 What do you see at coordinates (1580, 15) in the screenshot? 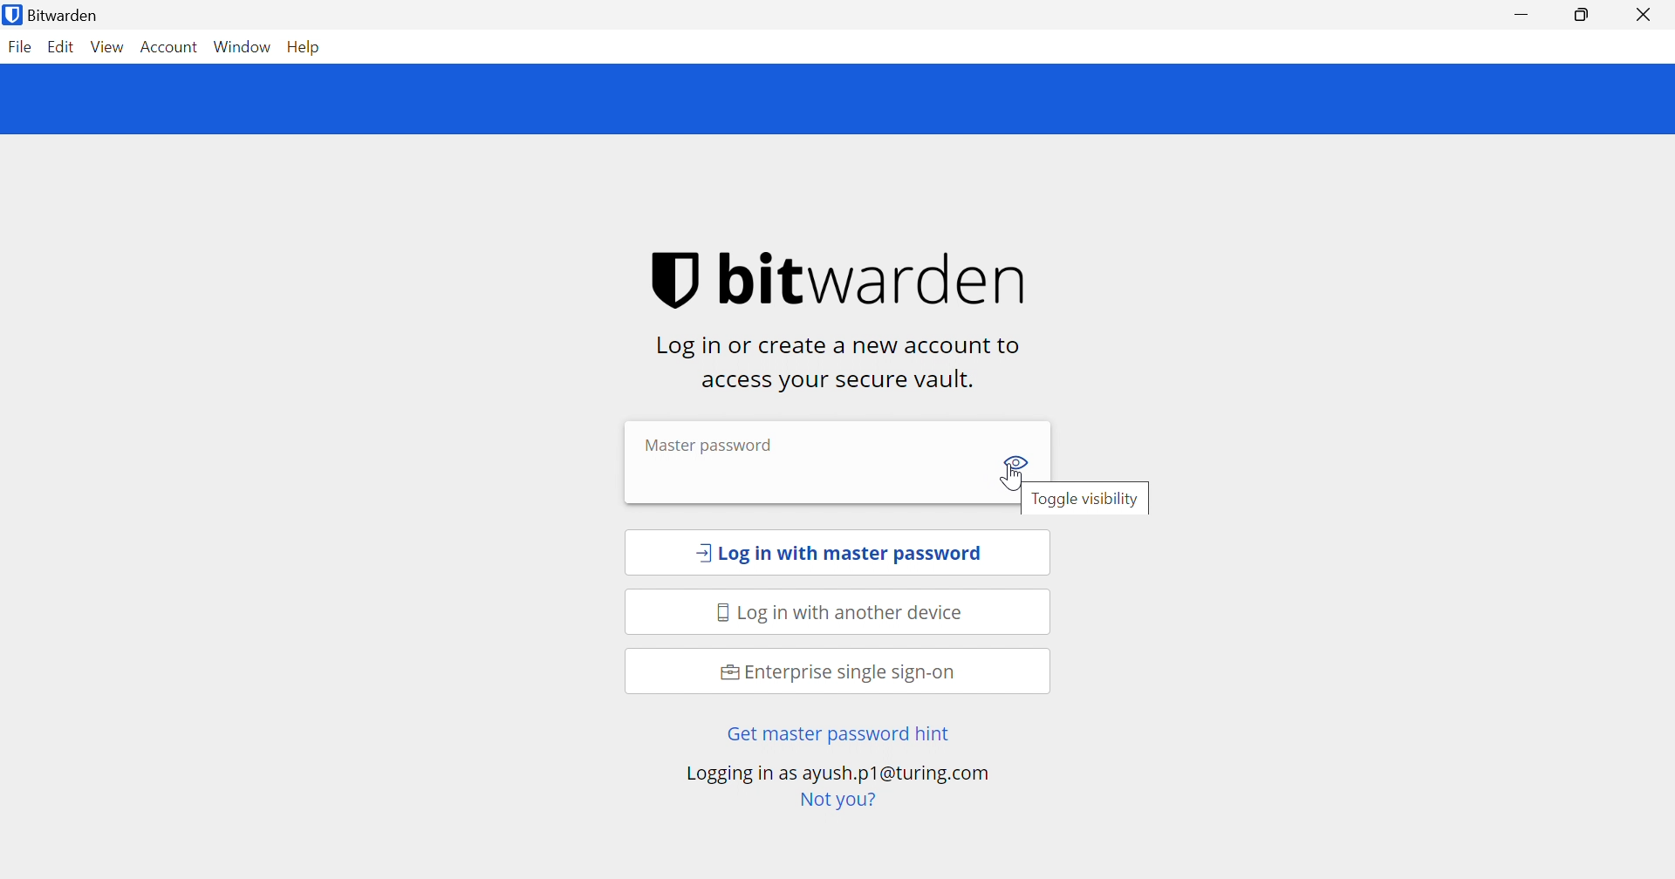
I see `Restore Down` at bounding box center [1580, 15].